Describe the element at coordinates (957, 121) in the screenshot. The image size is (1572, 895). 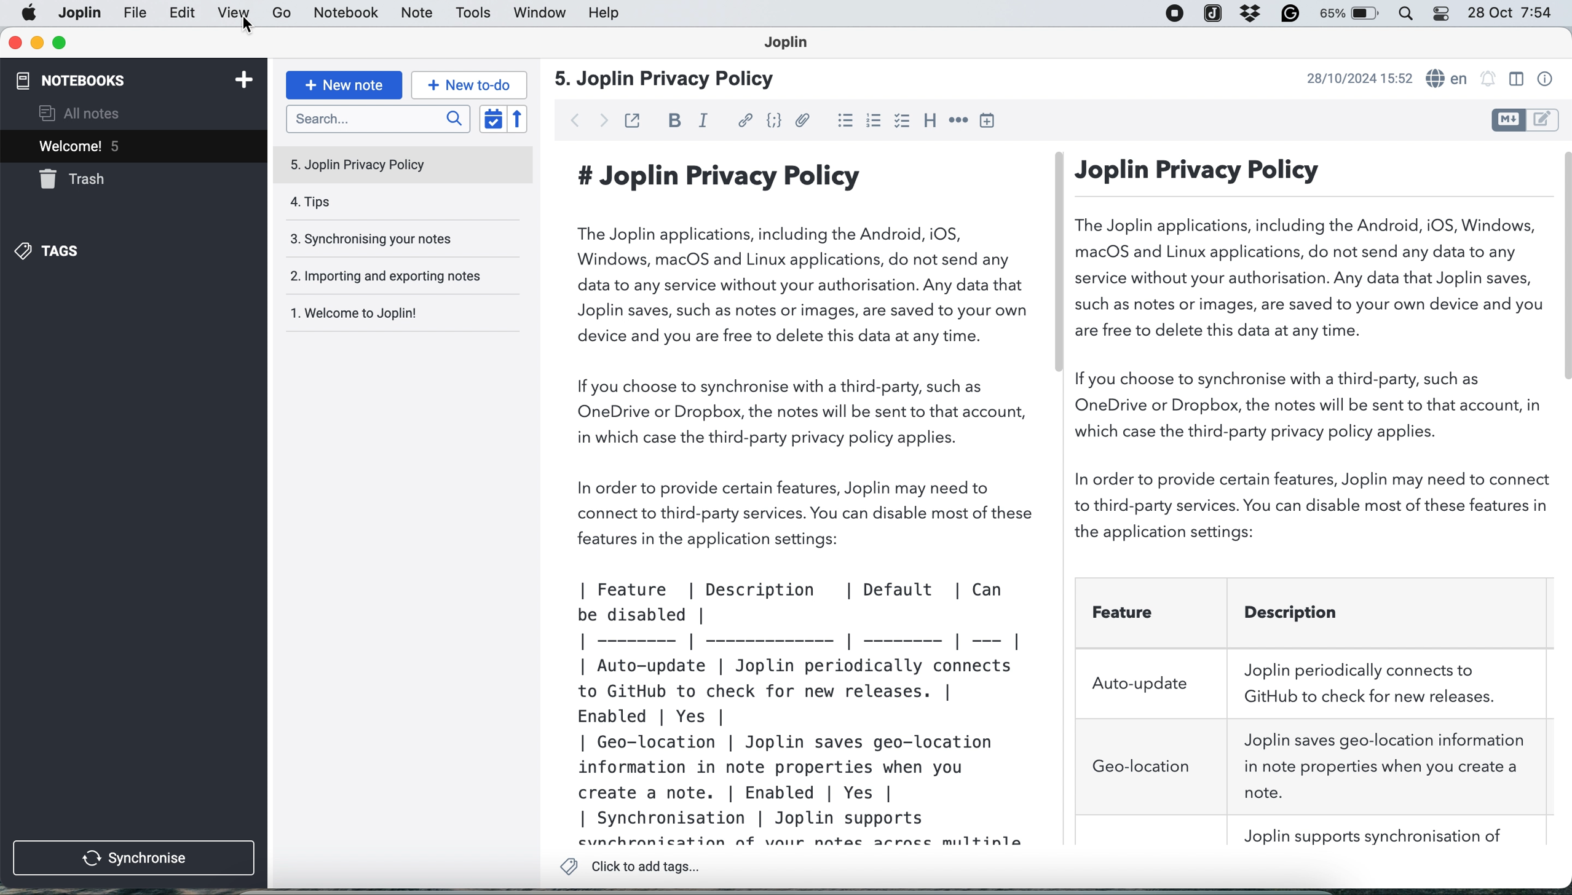
I see `horizontal rule` at that location.